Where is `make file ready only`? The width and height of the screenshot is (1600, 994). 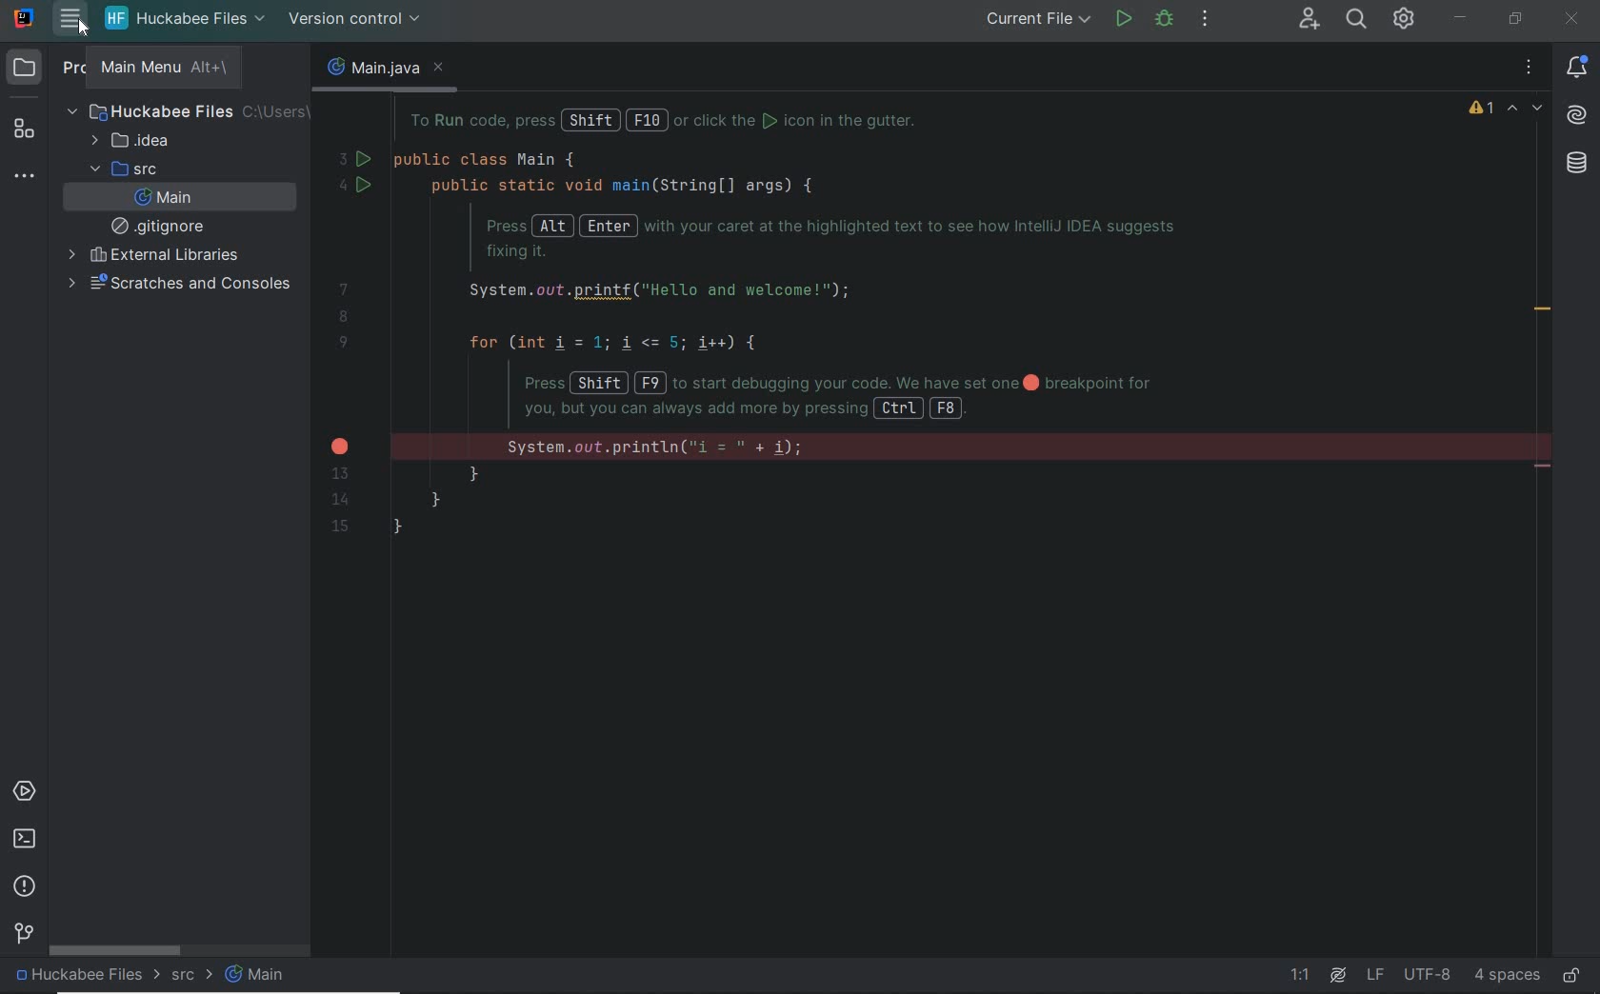 make file ready only is located at coordinates (1570, 974).